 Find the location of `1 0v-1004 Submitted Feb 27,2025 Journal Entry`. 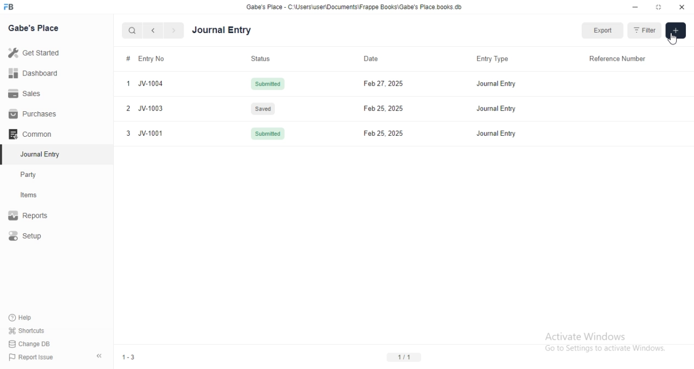

1 0v-1004 Submitted Feb 27,2025 Journal Entry is located at coordinates (400, 83).